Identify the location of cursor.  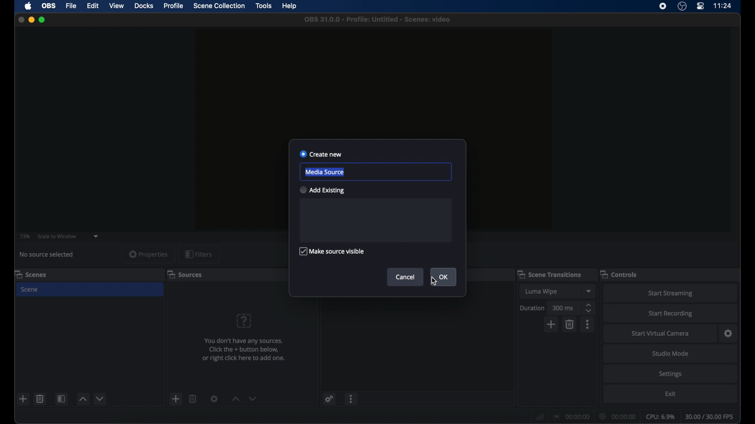
(434, 281).